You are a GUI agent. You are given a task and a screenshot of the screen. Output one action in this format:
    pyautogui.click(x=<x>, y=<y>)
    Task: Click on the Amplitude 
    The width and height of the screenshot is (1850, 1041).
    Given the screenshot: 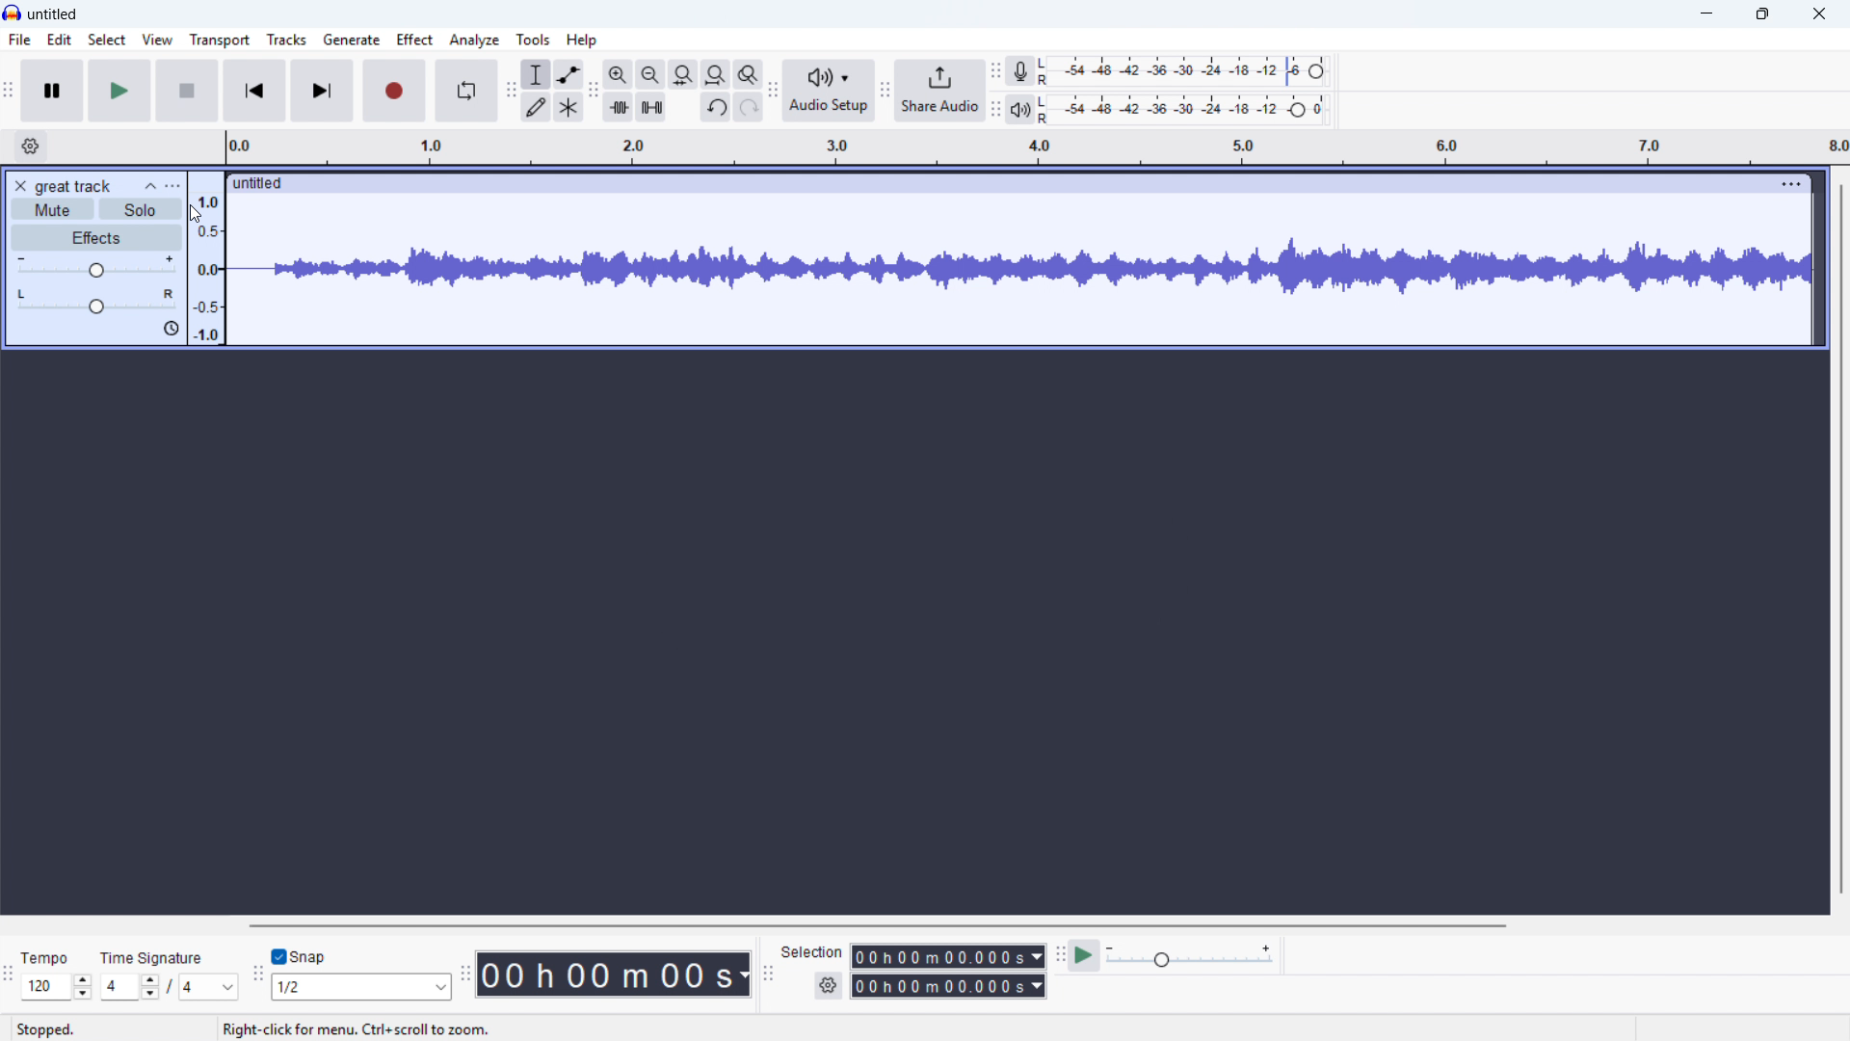 What is the action you would take?
    pyautogui.click(x=204, y=257)
    